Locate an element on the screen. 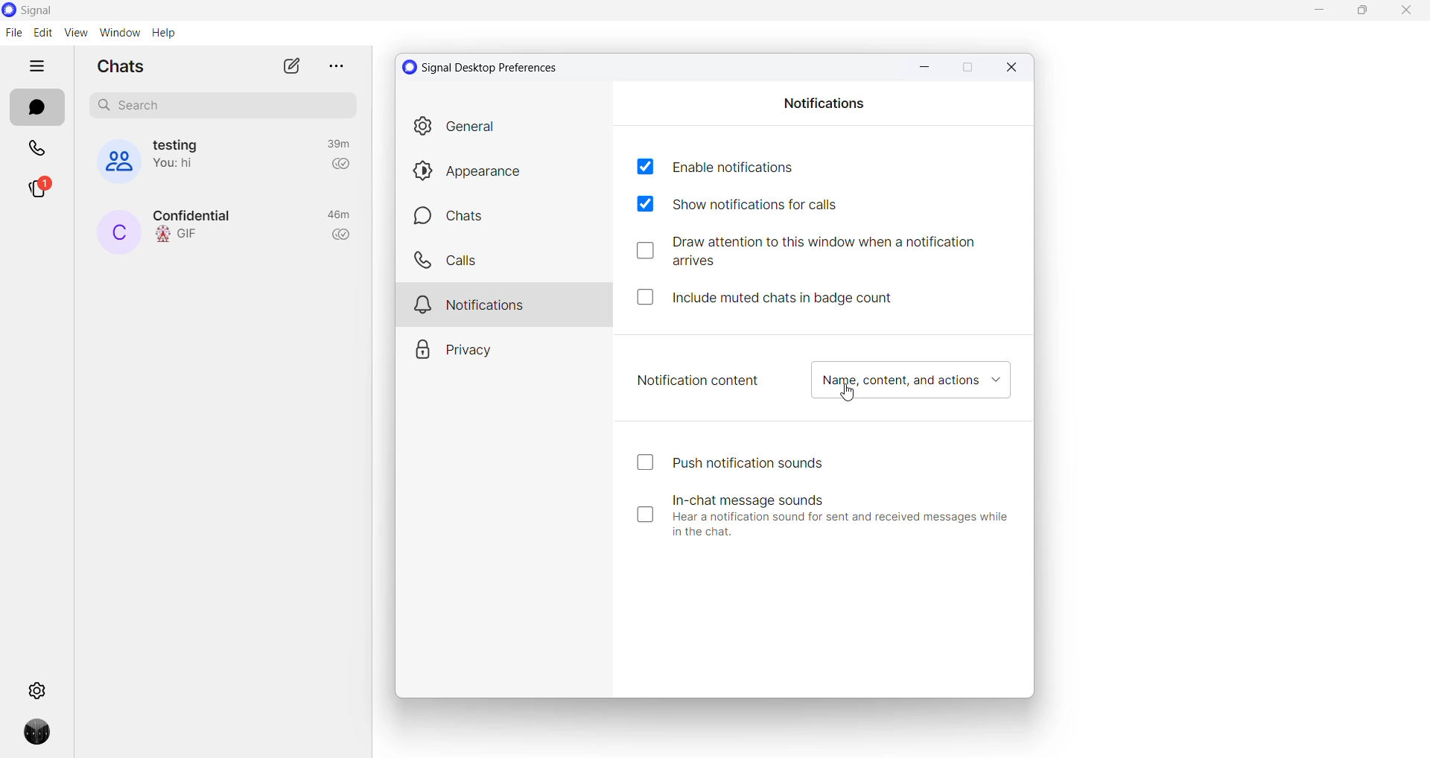  appearance is located at coordinates (508, 171).